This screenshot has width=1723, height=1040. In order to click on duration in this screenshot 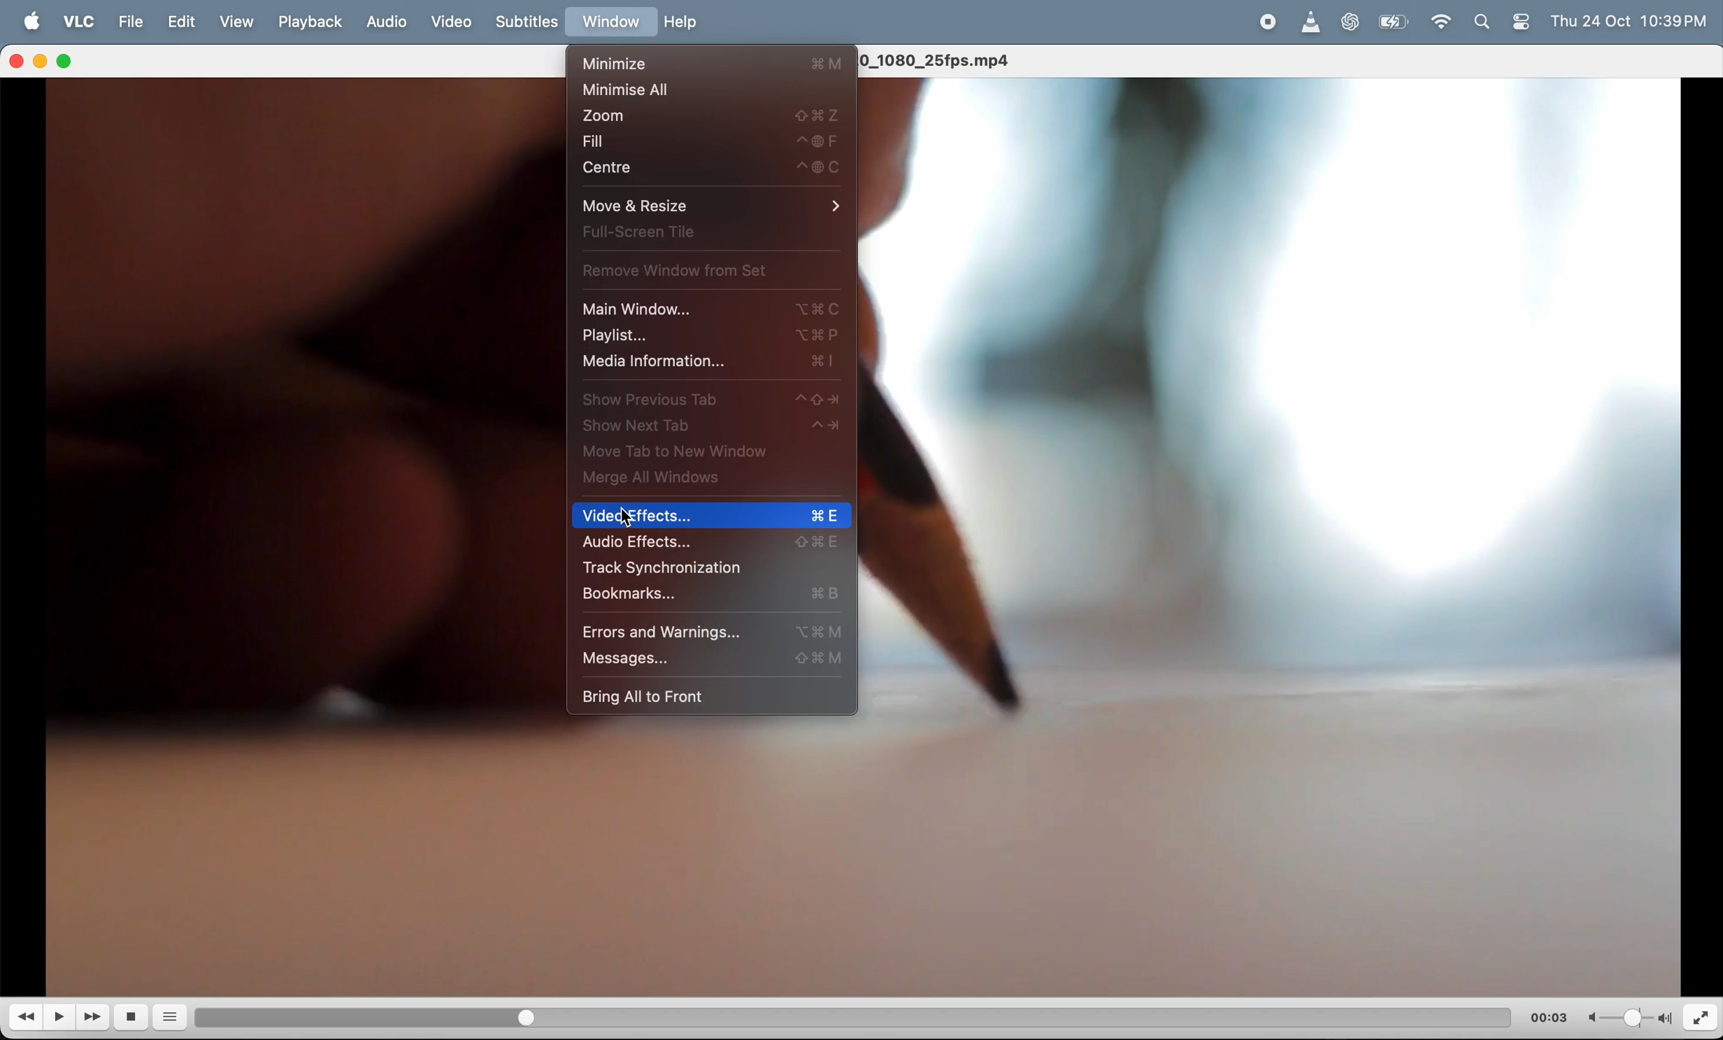, I will do `click(835, 1016)`.